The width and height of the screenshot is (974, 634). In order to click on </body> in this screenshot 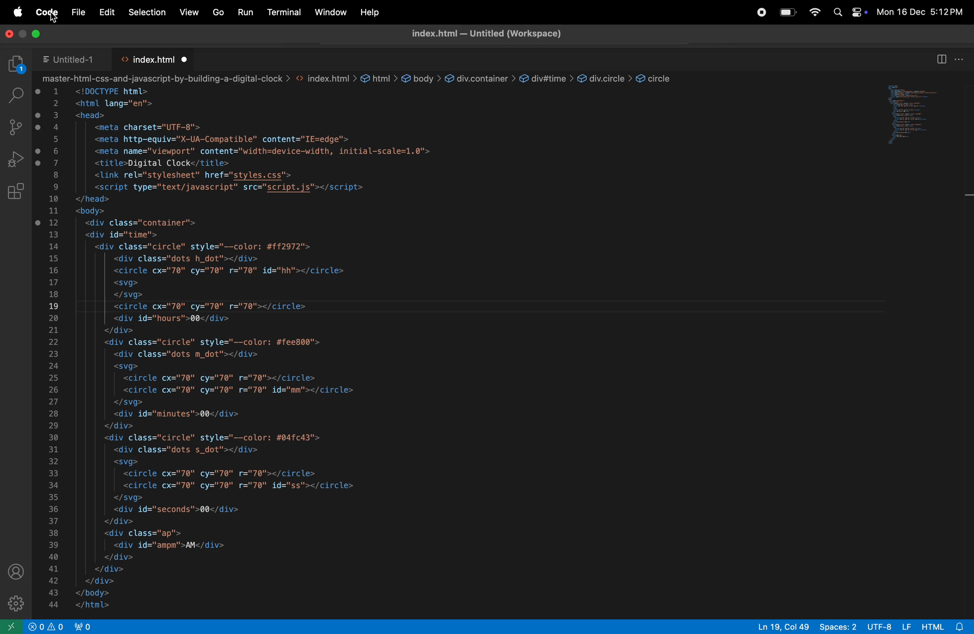, I will do `click(94, 592)`.